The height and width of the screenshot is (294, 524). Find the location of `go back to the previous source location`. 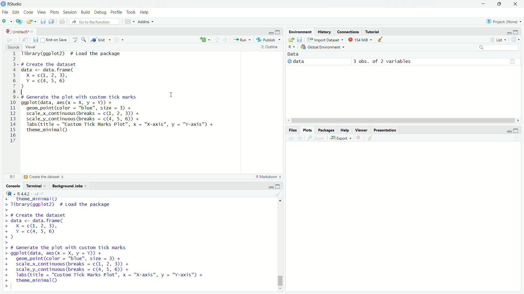

go back to the previous source location is located at coordinates (6, 39).